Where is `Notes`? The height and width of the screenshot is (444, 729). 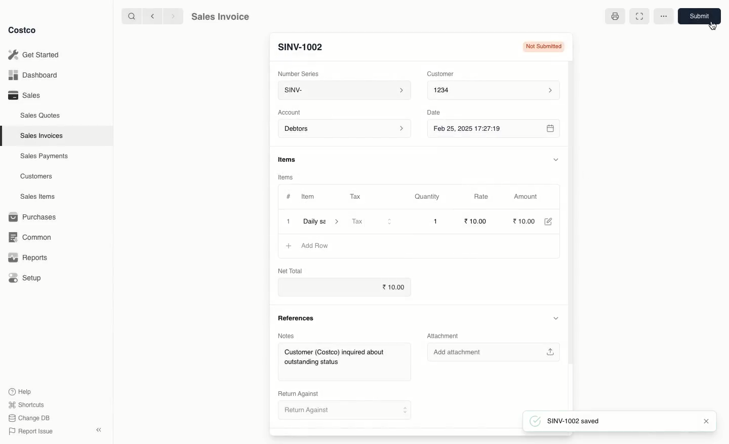 Notes is located at coordinates (287, 336).